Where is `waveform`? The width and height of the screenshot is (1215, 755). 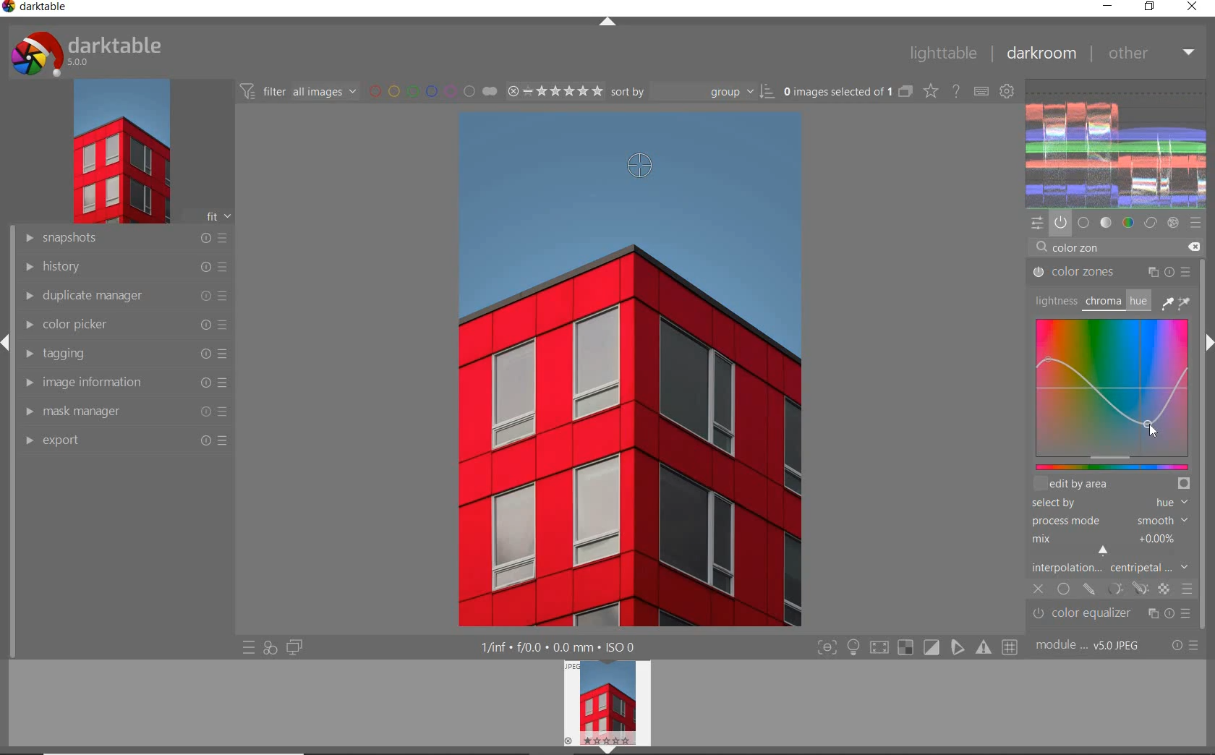 waveform is located at coordinates (1117, 142).